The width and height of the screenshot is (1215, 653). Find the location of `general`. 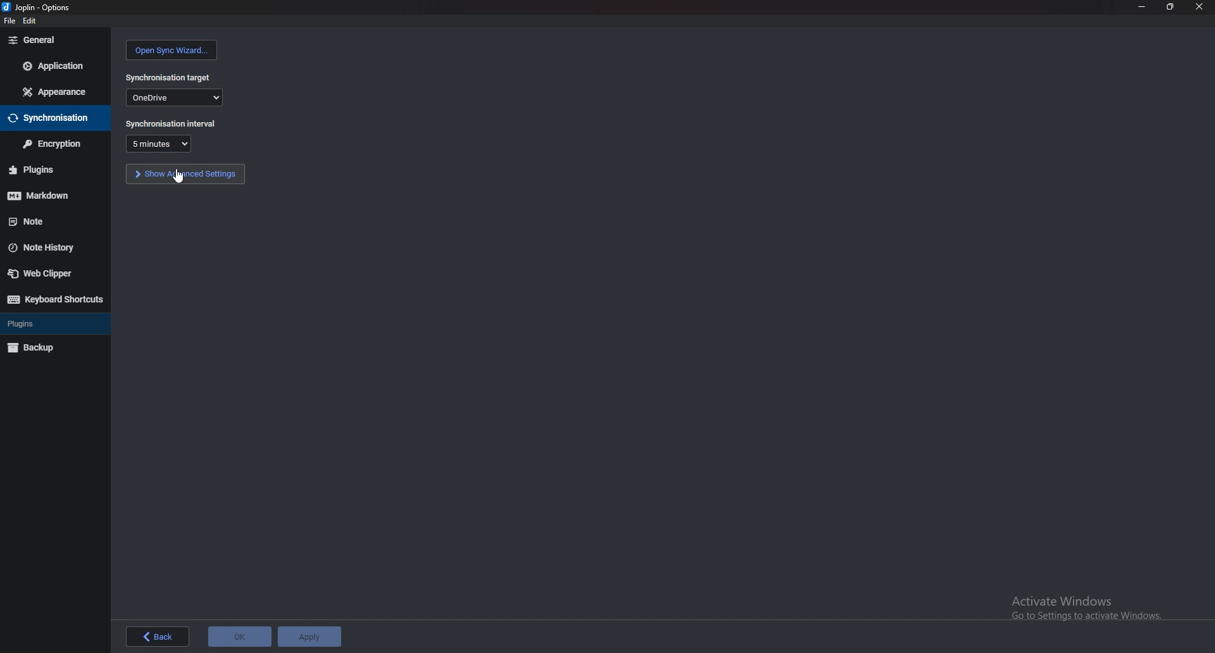

general is located at coordinates (54, 40).